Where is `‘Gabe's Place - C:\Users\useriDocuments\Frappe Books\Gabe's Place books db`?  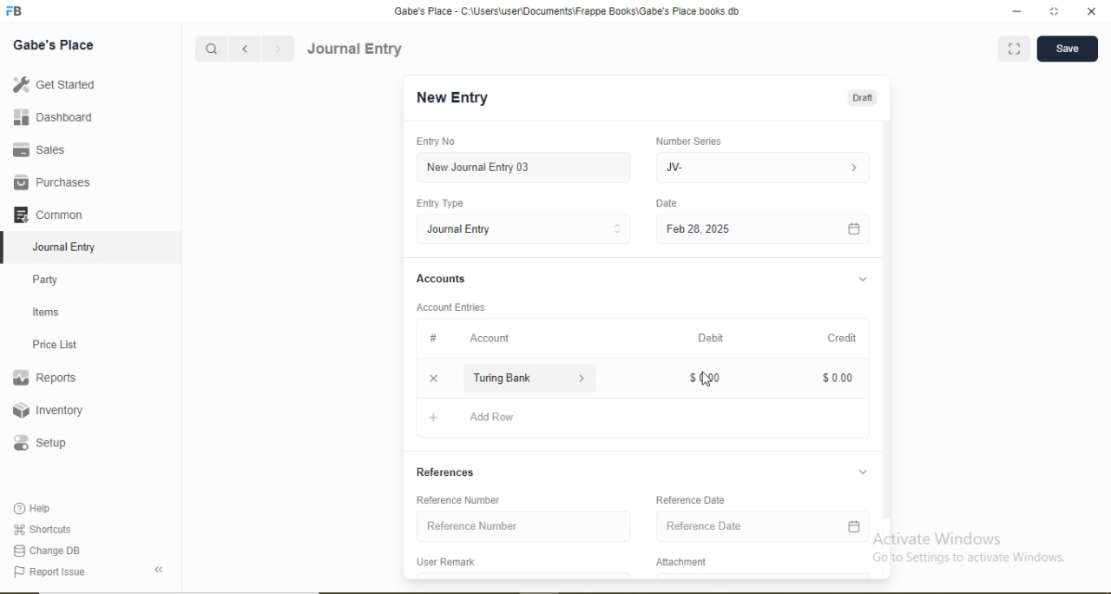 ‘Gabe's Place - C:\Users\useriDocuments\Frappe Books\Gabe's Place books db is located at coordinates (566, 11).